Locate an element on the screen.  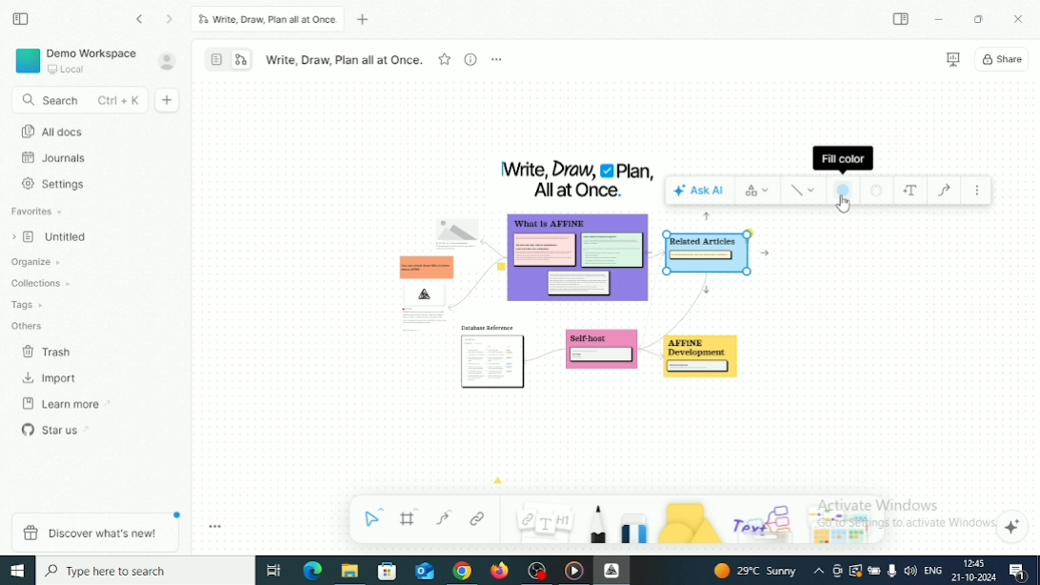
Go back is located at coordinates (141, 19).